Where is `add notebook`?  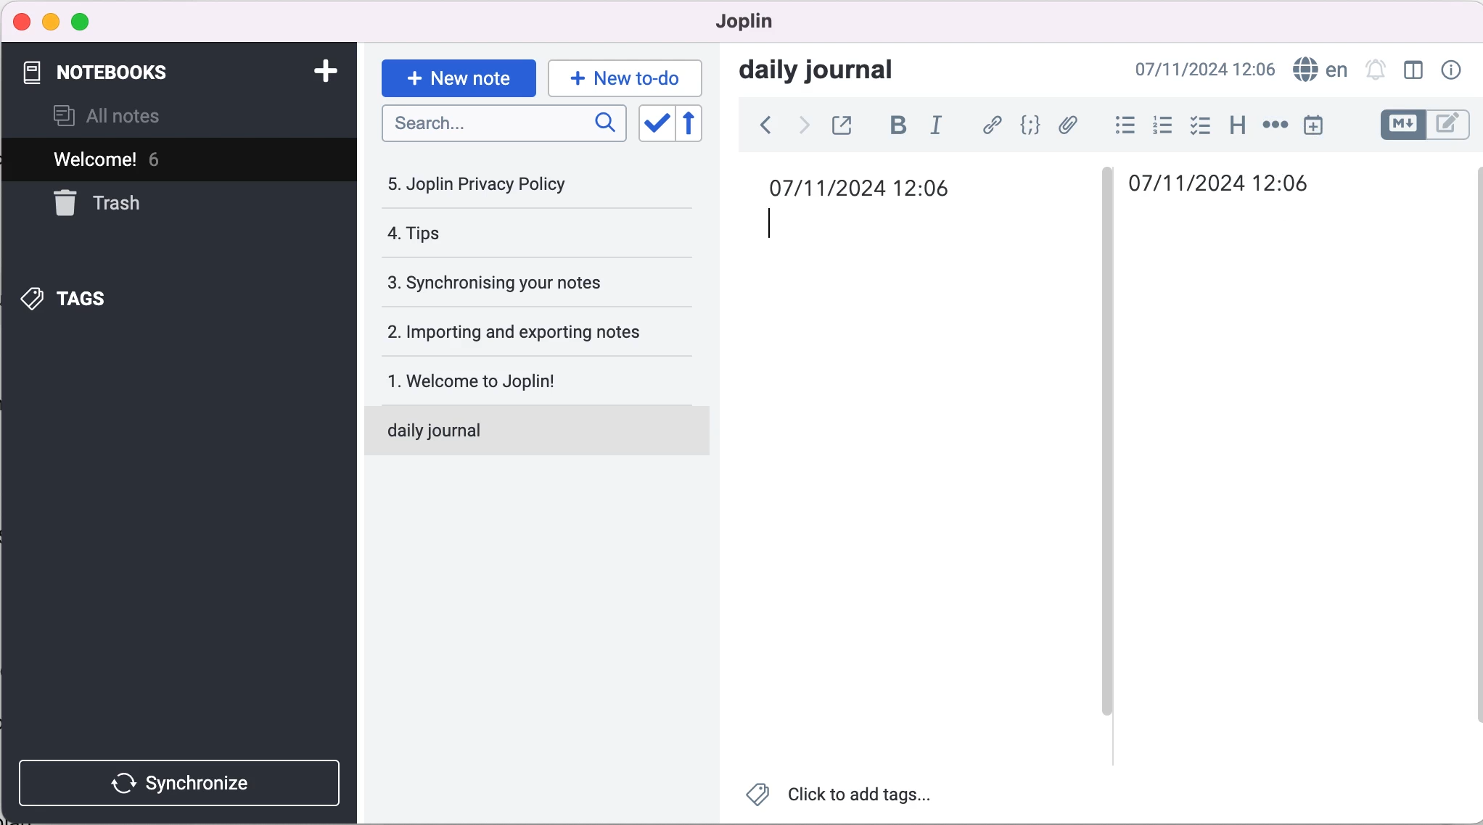
add notebook is located at coordinates (325, 72).